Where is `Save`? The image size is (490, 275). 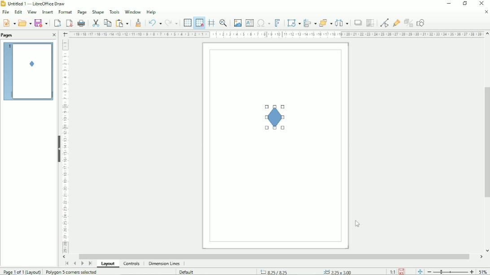
Save is located at coordinates (41, 23).